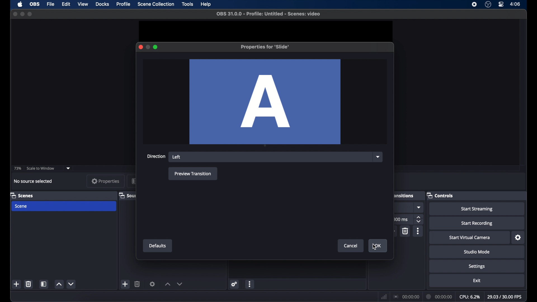  I want to click on left, so click(176, 157).